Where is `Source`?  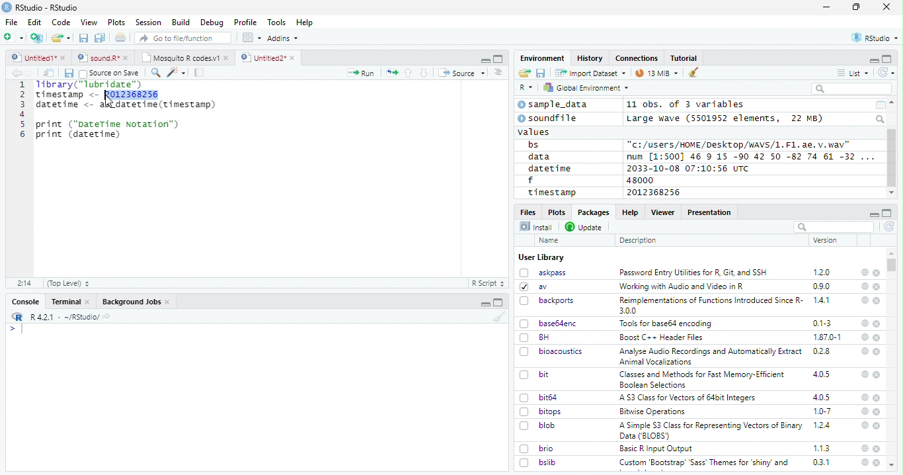
Source is located at coordinates (461, 74).